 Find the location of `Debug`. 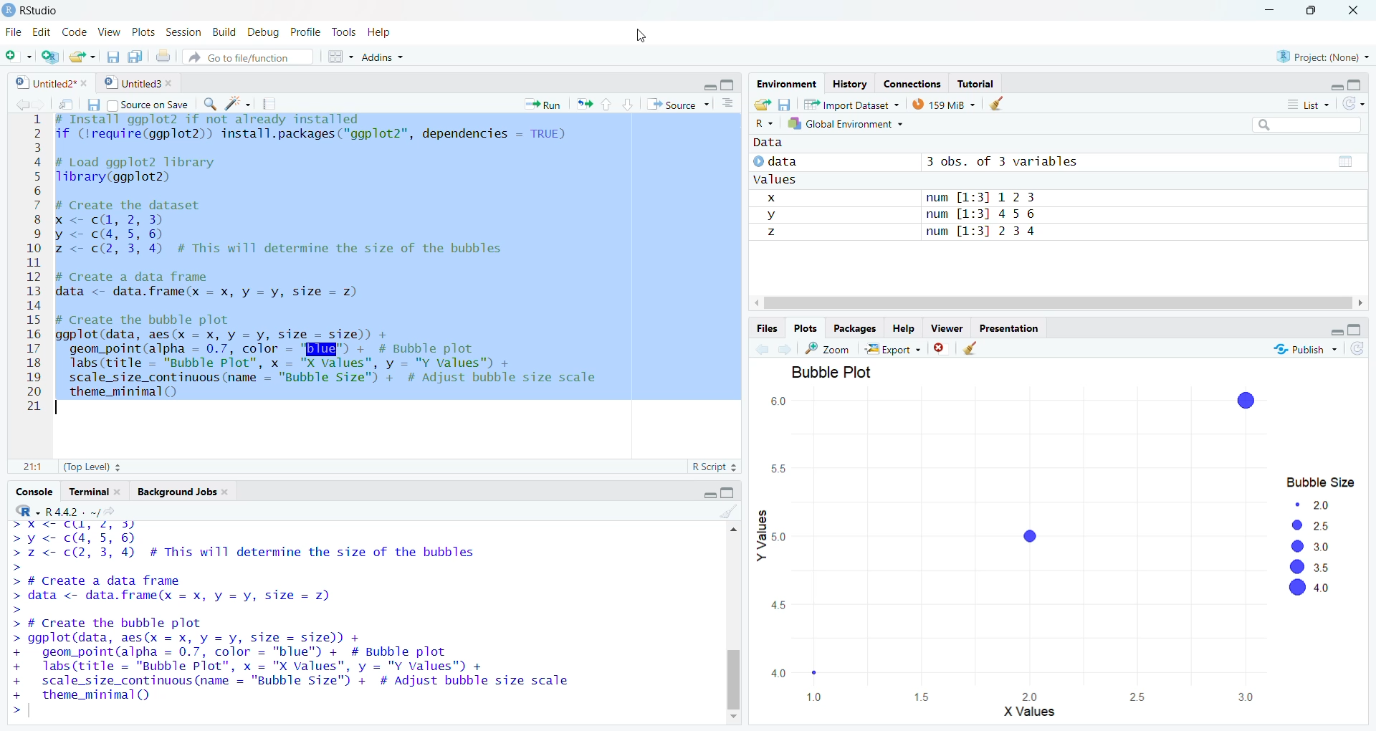

Debug is located at coordinates (264, 32).